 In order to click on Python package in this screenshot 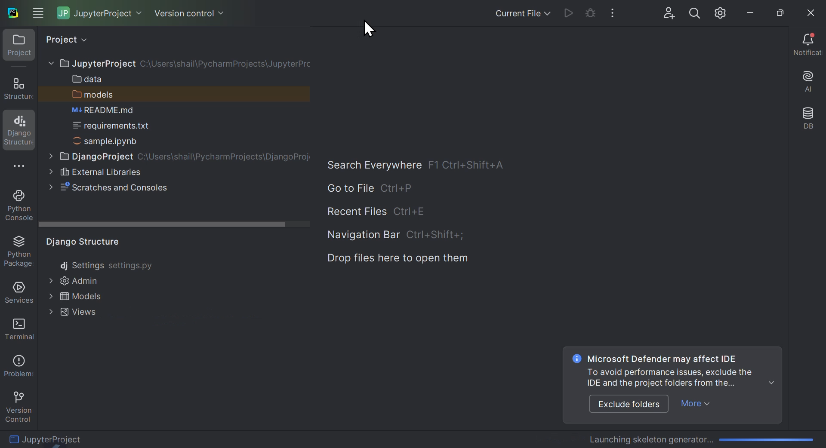, I will do `click(17, 252)`.